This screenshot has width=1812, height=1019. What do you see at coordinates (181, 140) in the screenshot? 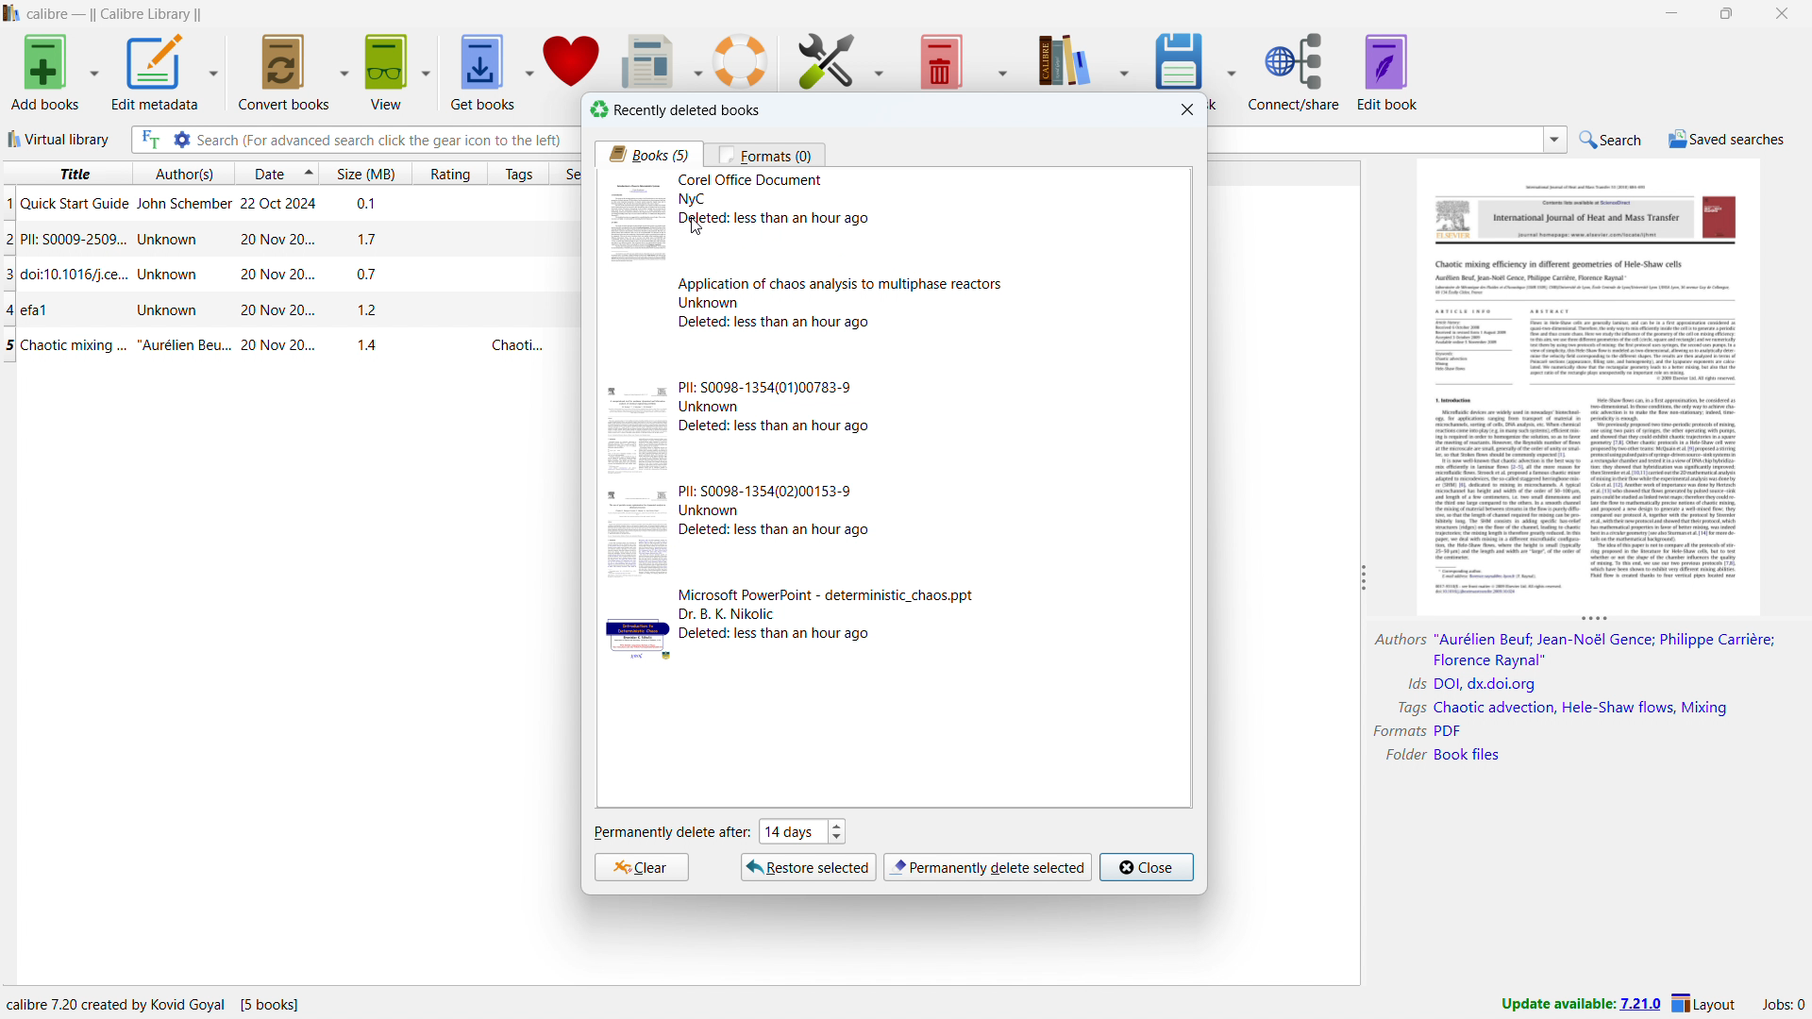
I see `advanced search` at bounding box center [181, 140].